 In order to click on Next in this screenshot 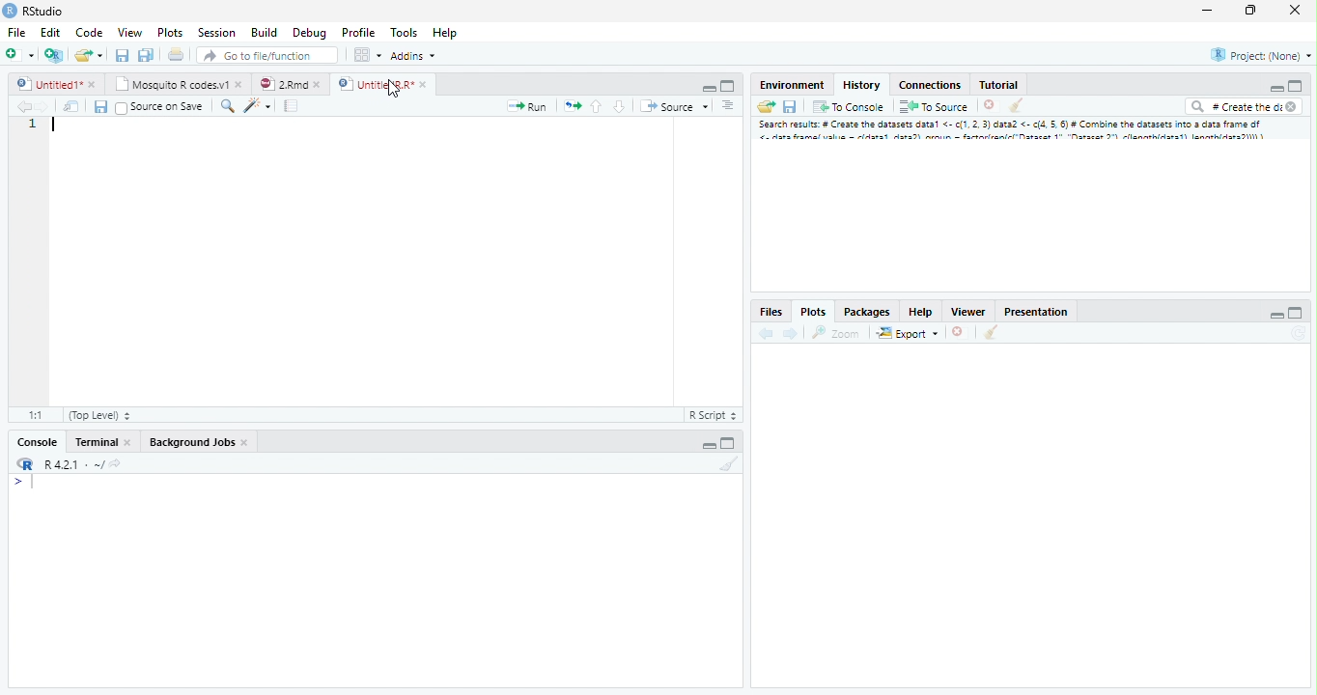, I will do `click(790, 335)`.